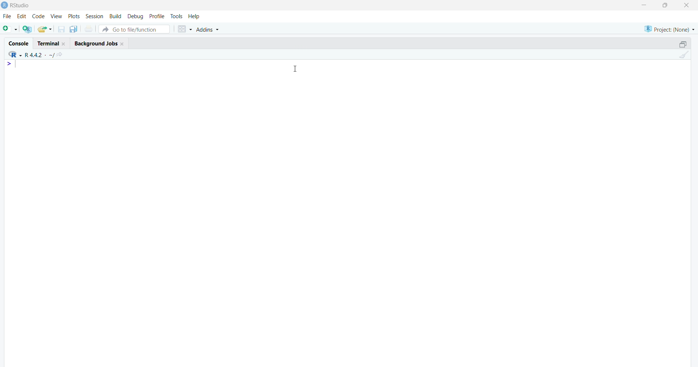 Image resolution: width=698 pixels, height=367 pixels. Describe the element at coordinates (13, 55) in the screenshot. I see `R language` at that location.